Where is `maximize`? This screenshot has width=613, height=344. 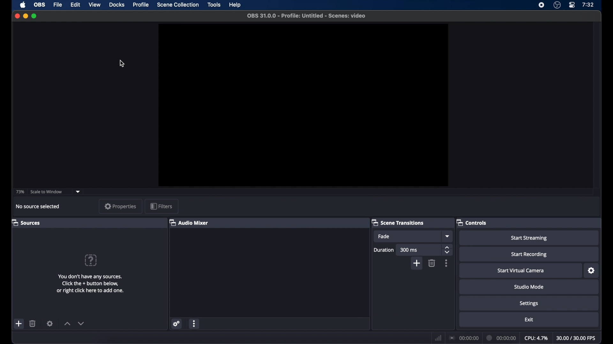
maximize is located at coordinates (34, 16).